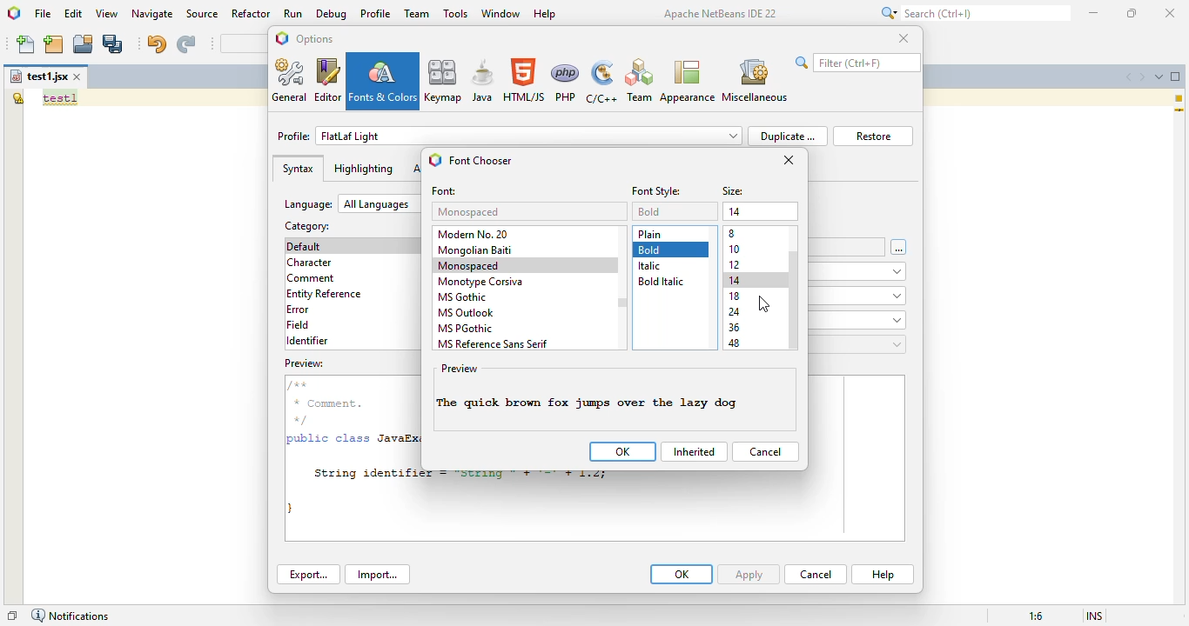  I want to click on modern no. 20, so click(476, 233).